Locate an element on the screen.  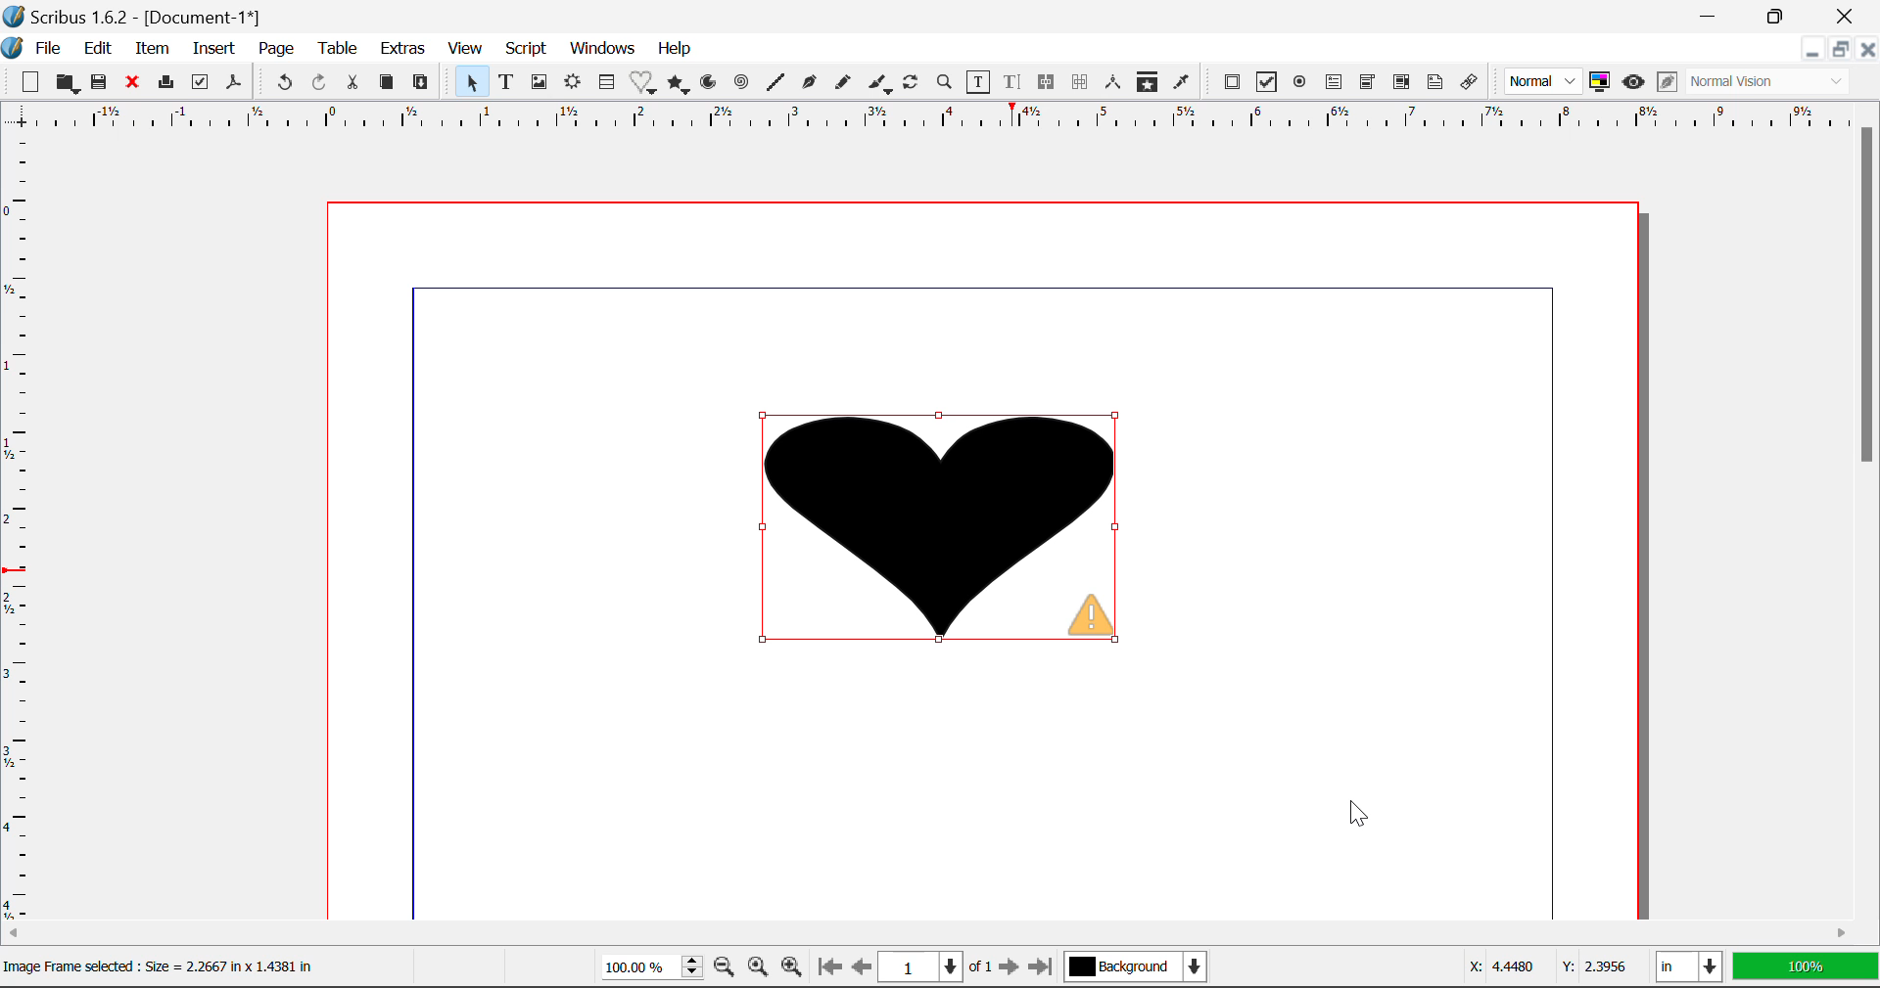
Zoom is located at coordinates (947, 85).